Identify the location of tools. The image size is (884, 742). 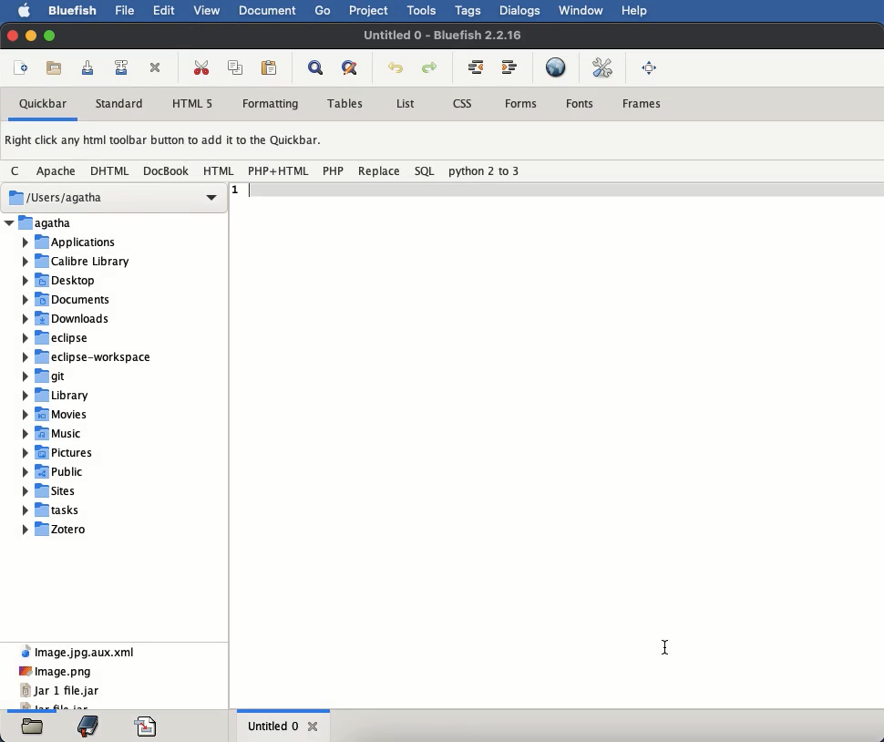
(423, 11).